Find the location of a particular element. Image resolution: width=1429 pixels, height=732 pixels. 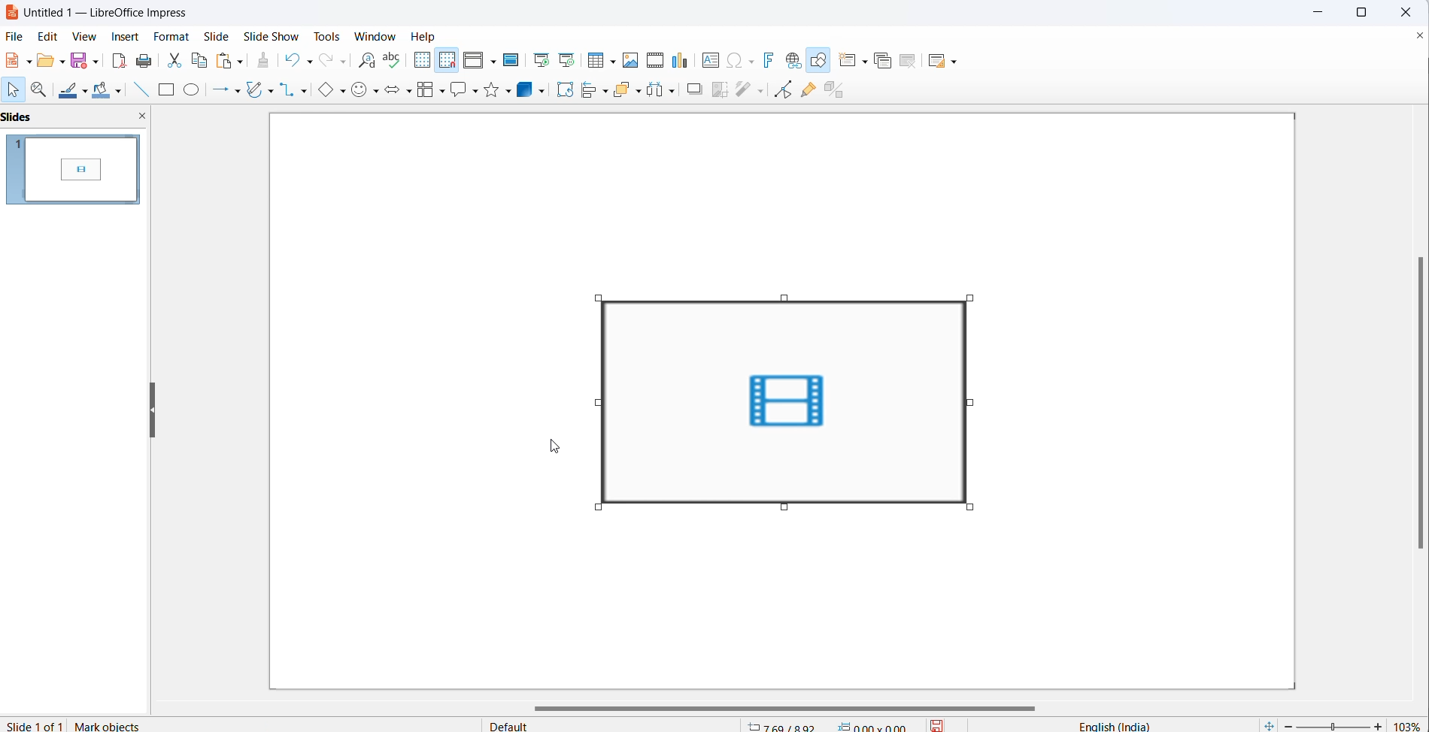

star options is located at coordinates (508, 92).